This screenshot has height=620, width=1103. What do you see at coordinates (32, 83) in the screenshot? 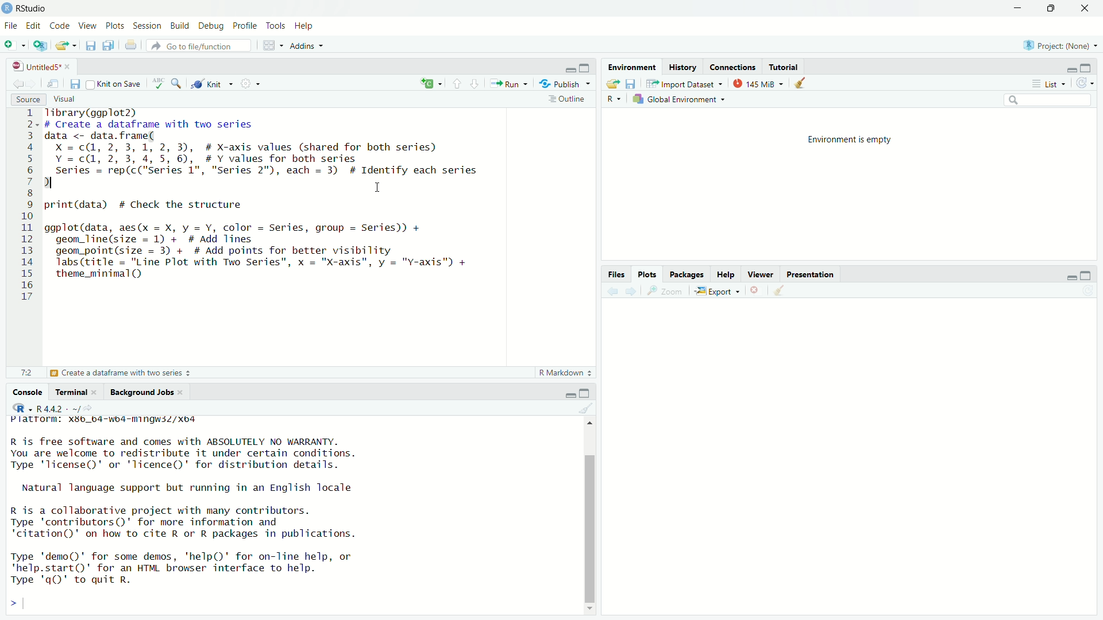
I see `Go forward to the next source selection` at bounding box center [32, 83].